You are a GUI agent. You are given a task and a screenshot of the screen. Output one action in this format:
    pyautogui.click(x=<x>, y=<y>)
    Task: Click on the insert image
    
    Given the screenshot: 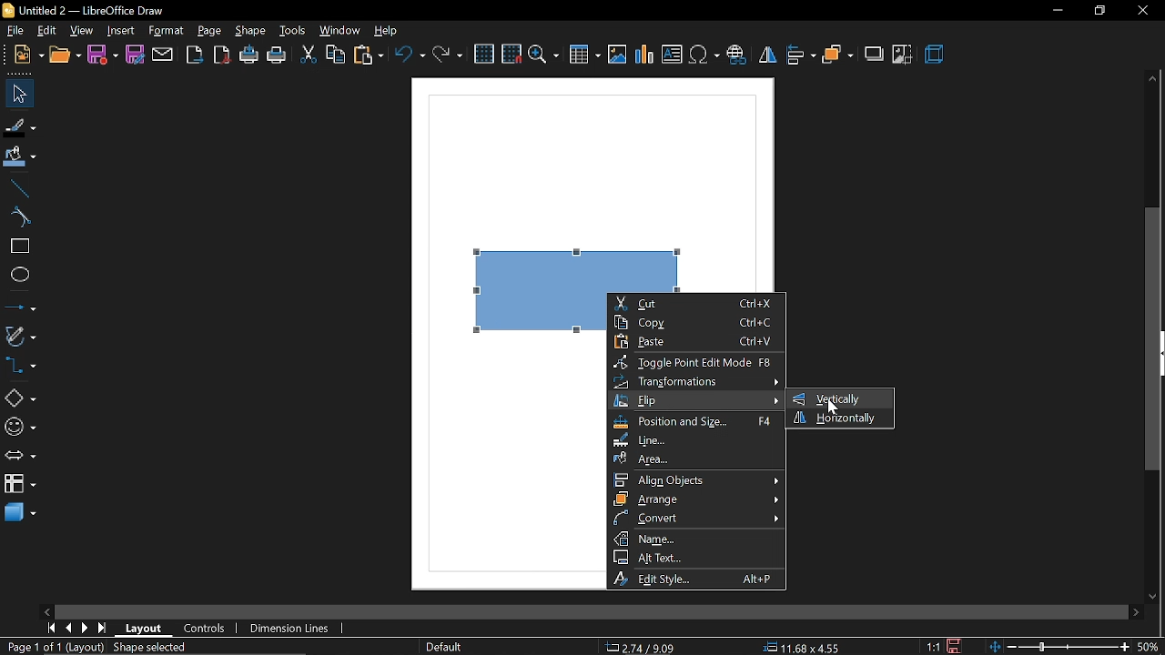 What is the action you would take?
    pyautogui.click(x=617, y=57)
    